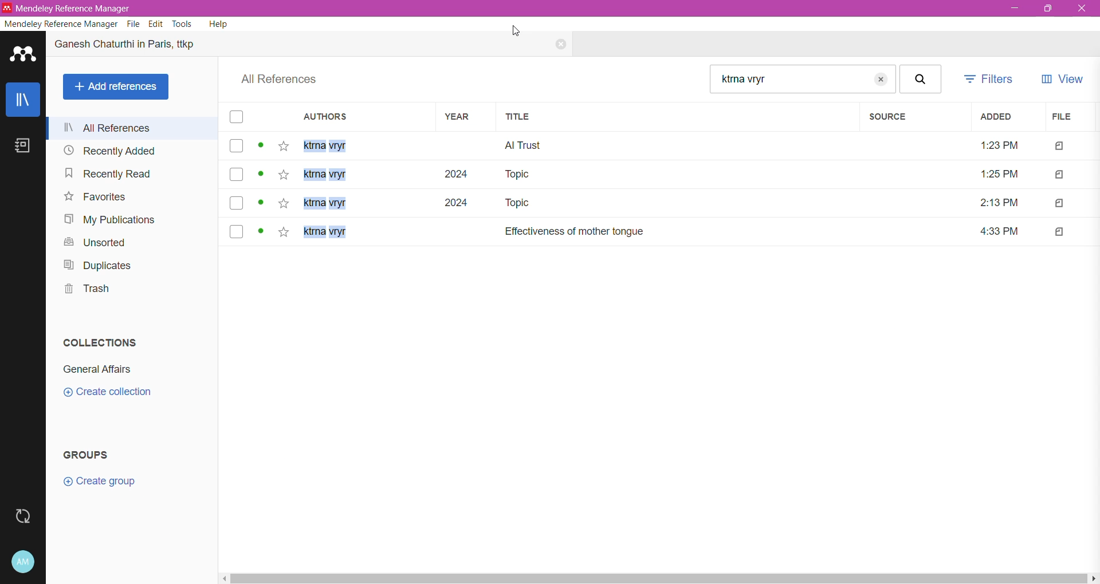 This screenshot has height=584, width=1100. I want to click on » Mendeley Reference Manager, so click(72, 7).